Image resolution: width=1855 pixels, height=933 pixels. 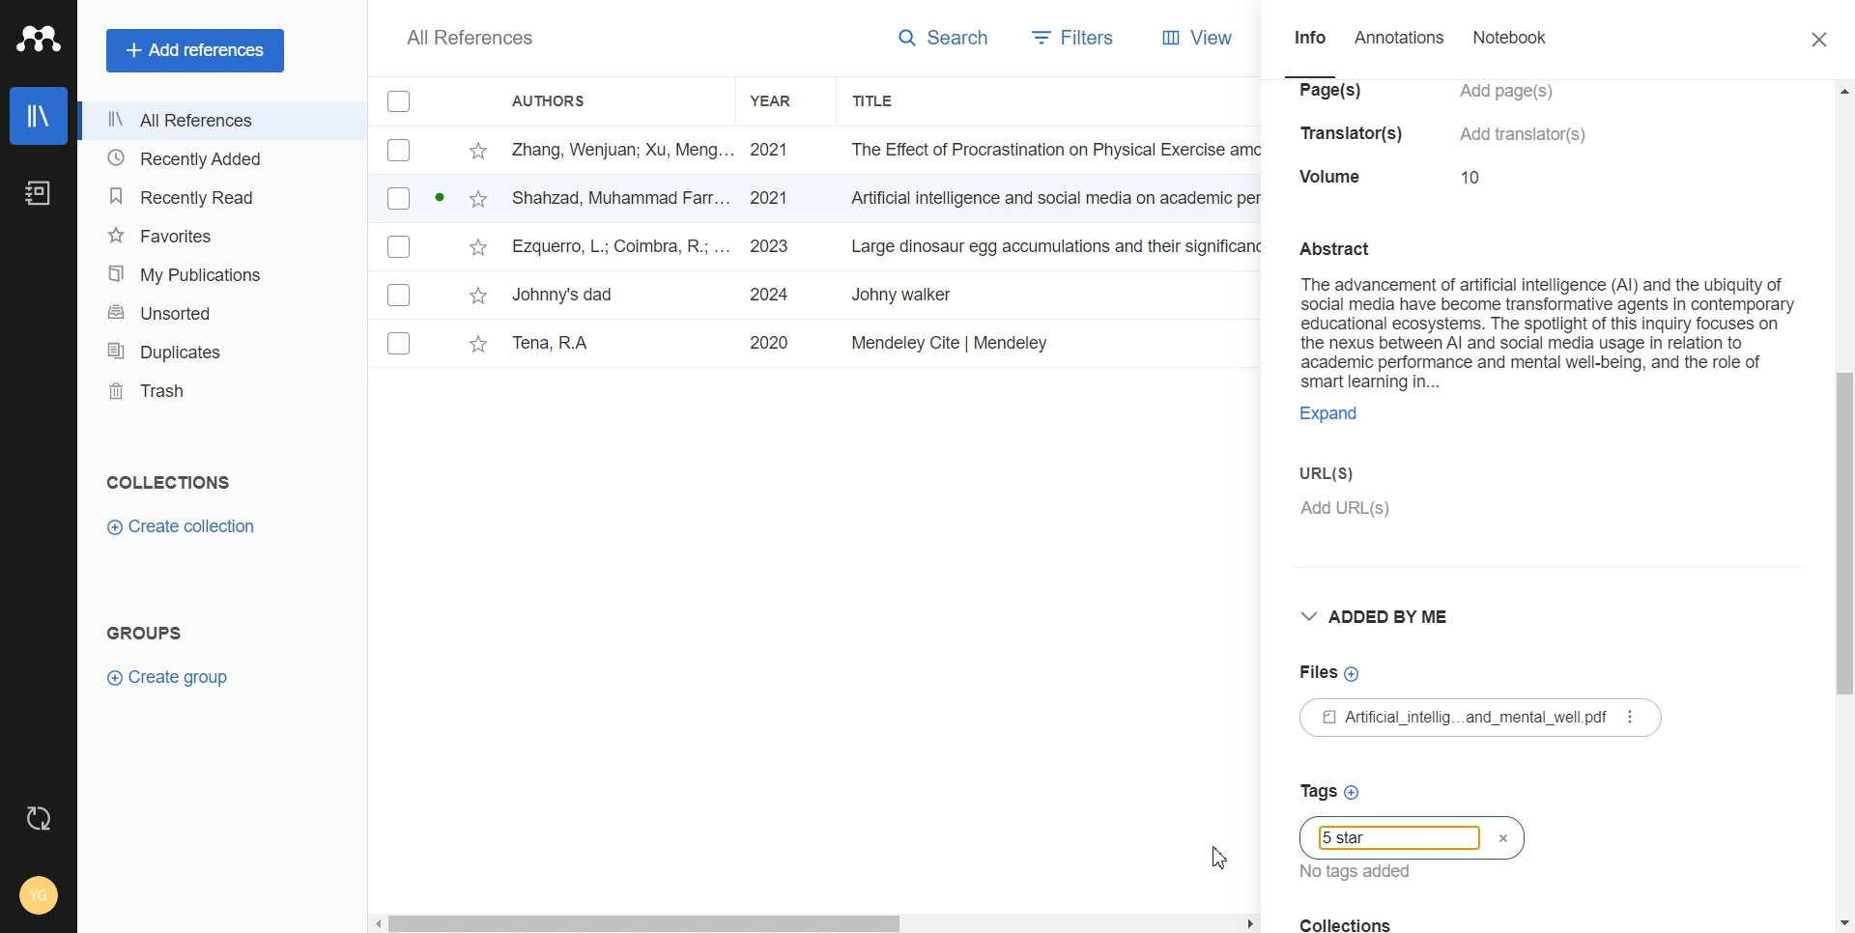 What do you see at coordinates (1628, 718) in the screenshot?
I see `More` at bounding box center [1628, 718].